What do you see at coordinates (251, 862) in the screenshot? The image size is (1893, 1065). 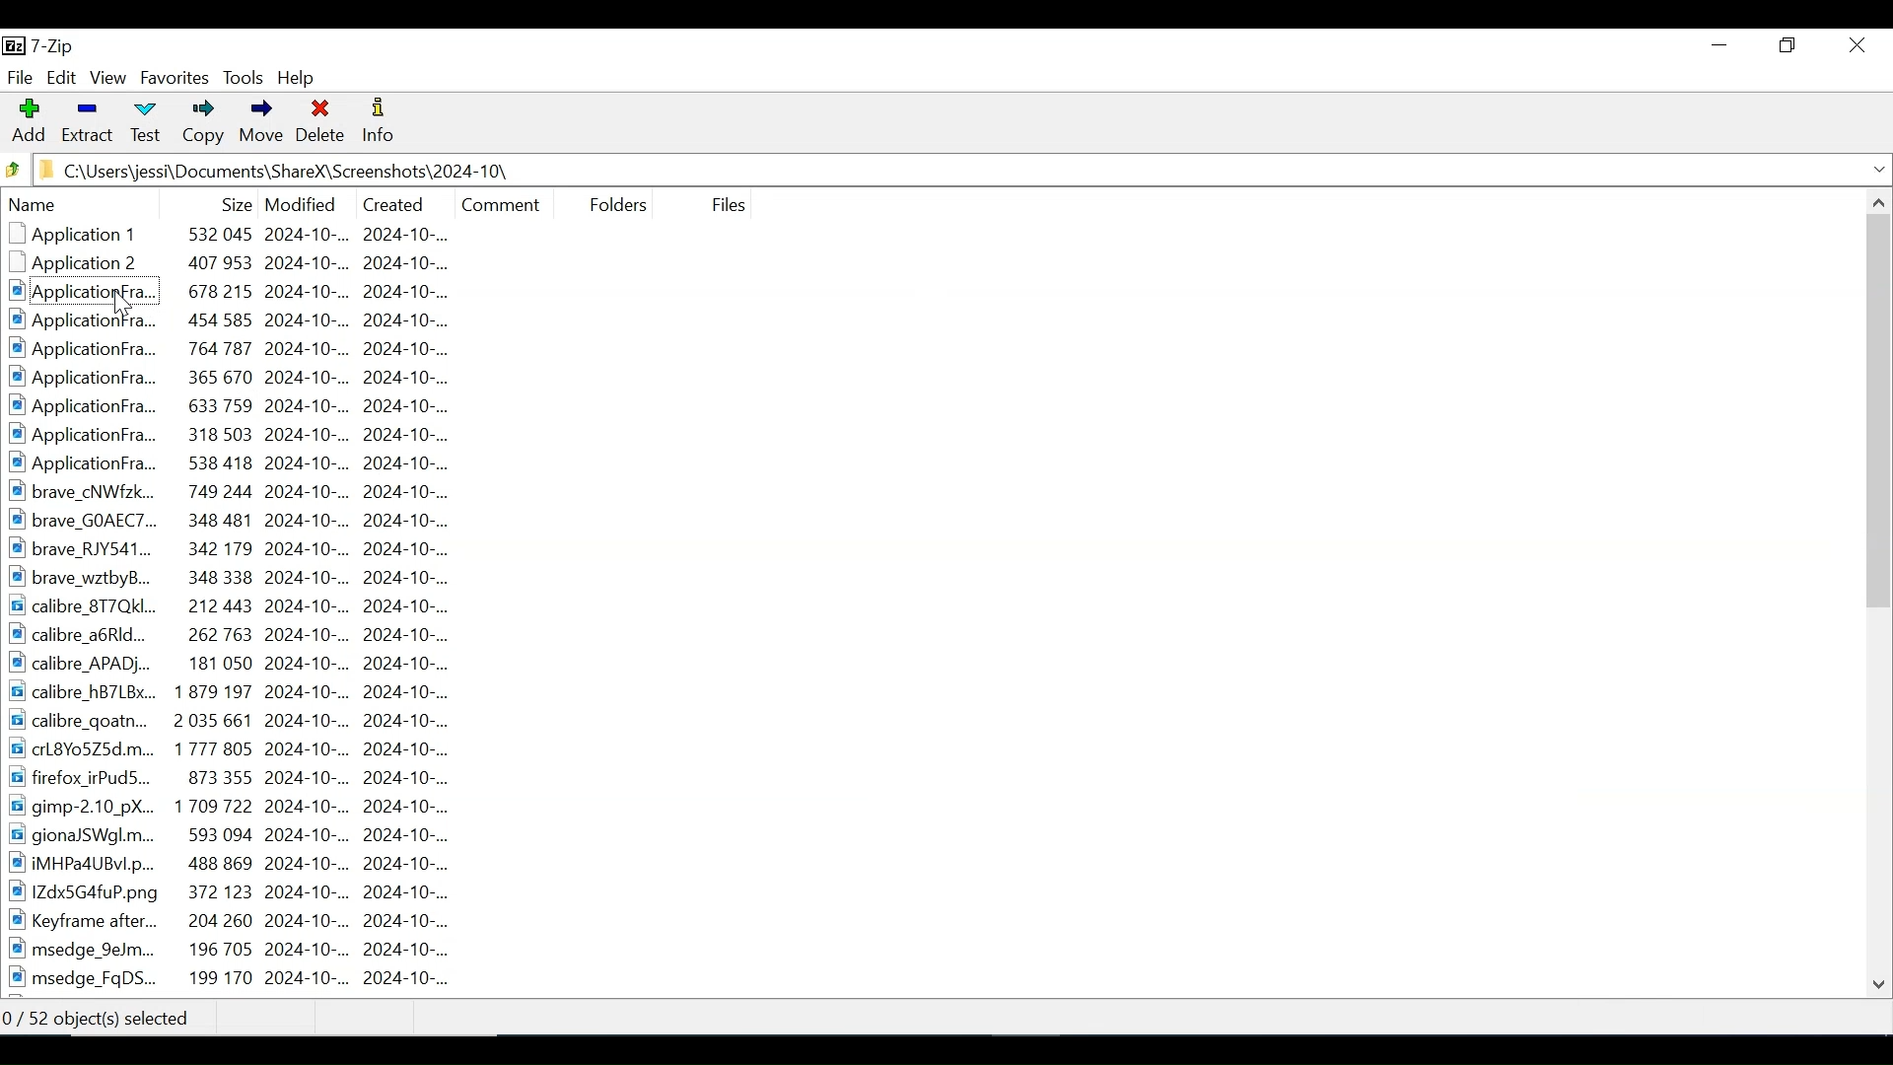 I see ` iMHPa4UBvl.p... 488 869 2024-10-.. 2024-10-...` at bounding box center [251, 862].